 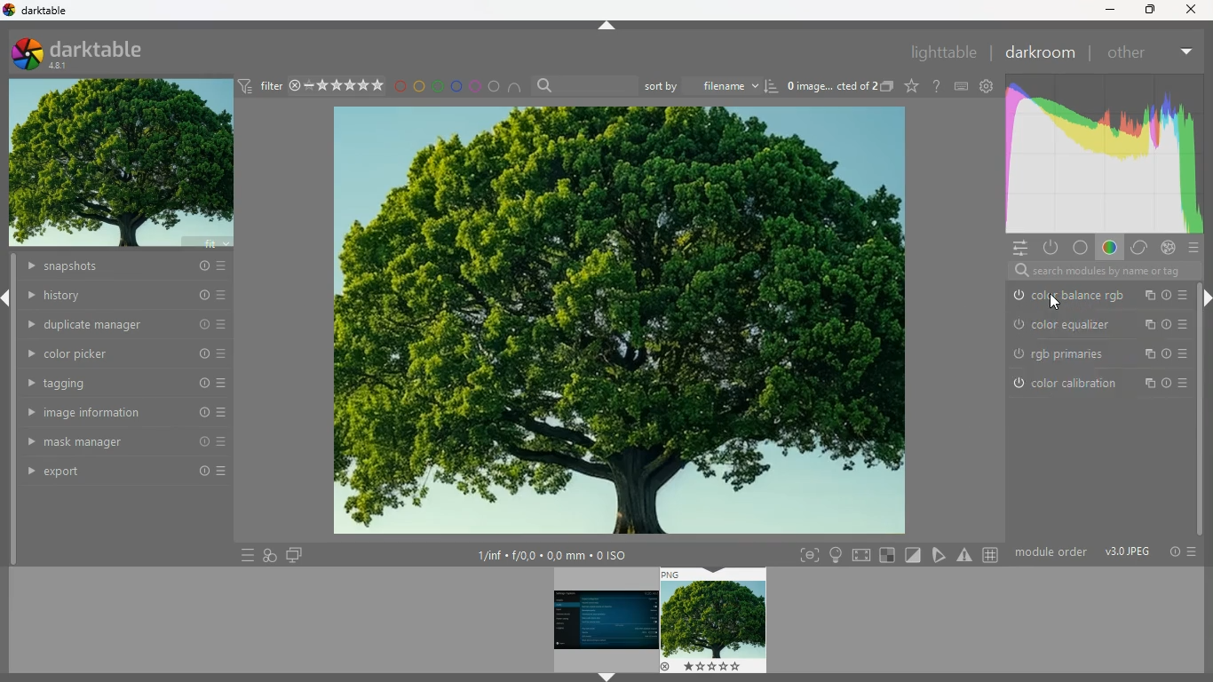 I want to click on star, so click(x=912, y=86).